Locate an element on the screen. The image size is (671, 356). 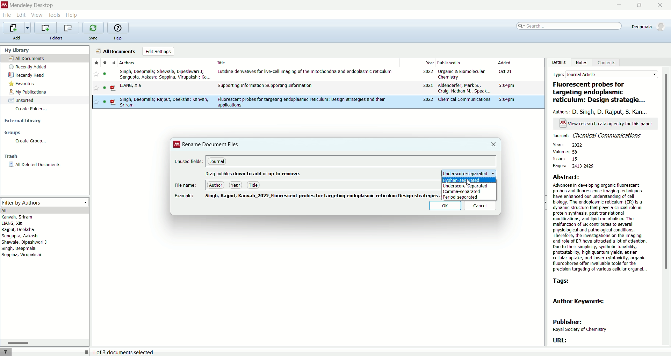
publisher is located at coordinates (579, 326).